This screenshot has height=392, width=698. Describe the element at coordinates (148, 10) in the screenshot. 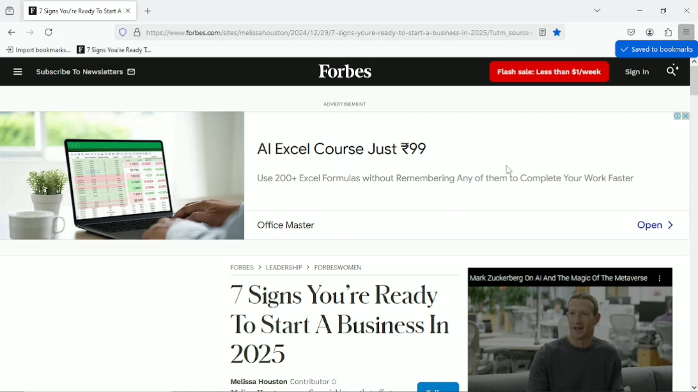

I see `new tab` at that location.